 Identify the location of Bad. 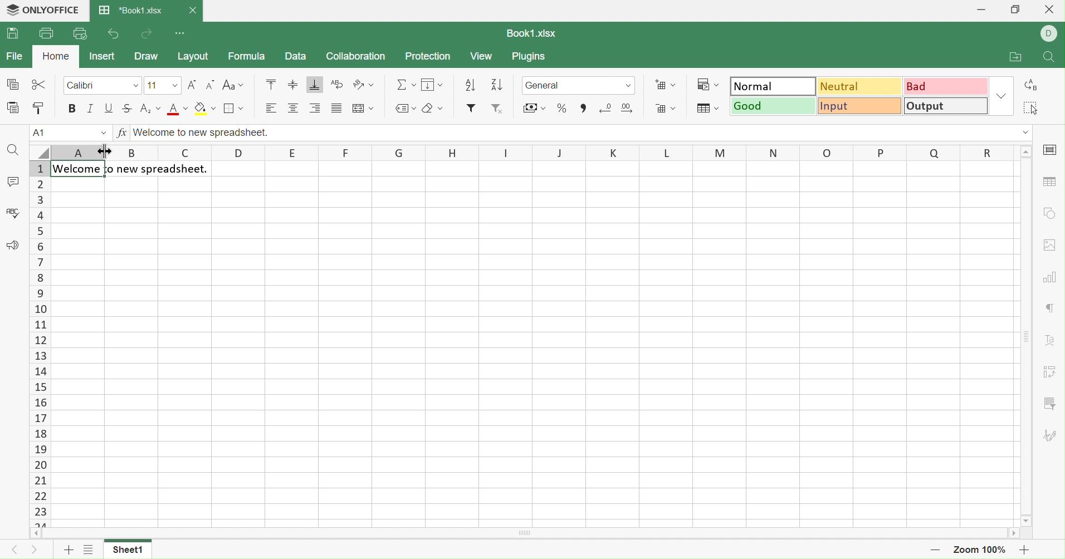
(947, 85).